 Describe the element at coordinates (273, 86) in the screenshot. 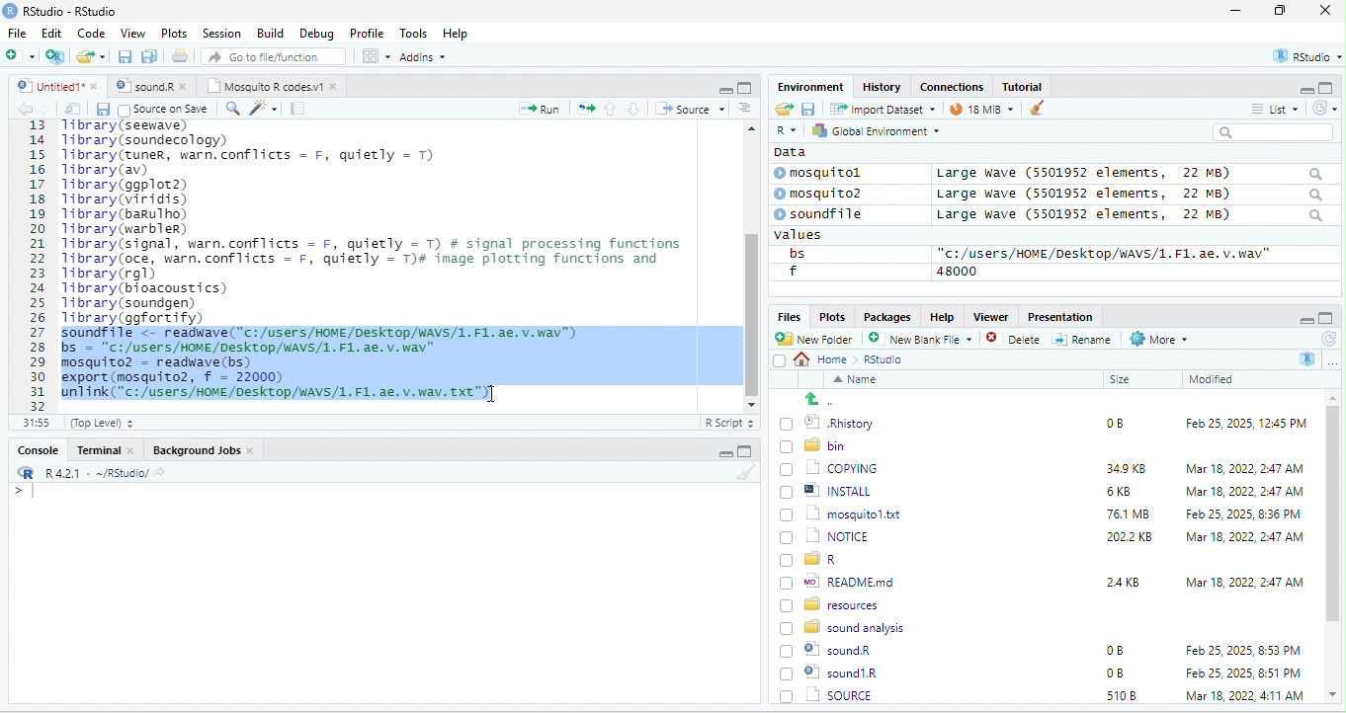

I see `Mosquito R codes.v1` at that location.